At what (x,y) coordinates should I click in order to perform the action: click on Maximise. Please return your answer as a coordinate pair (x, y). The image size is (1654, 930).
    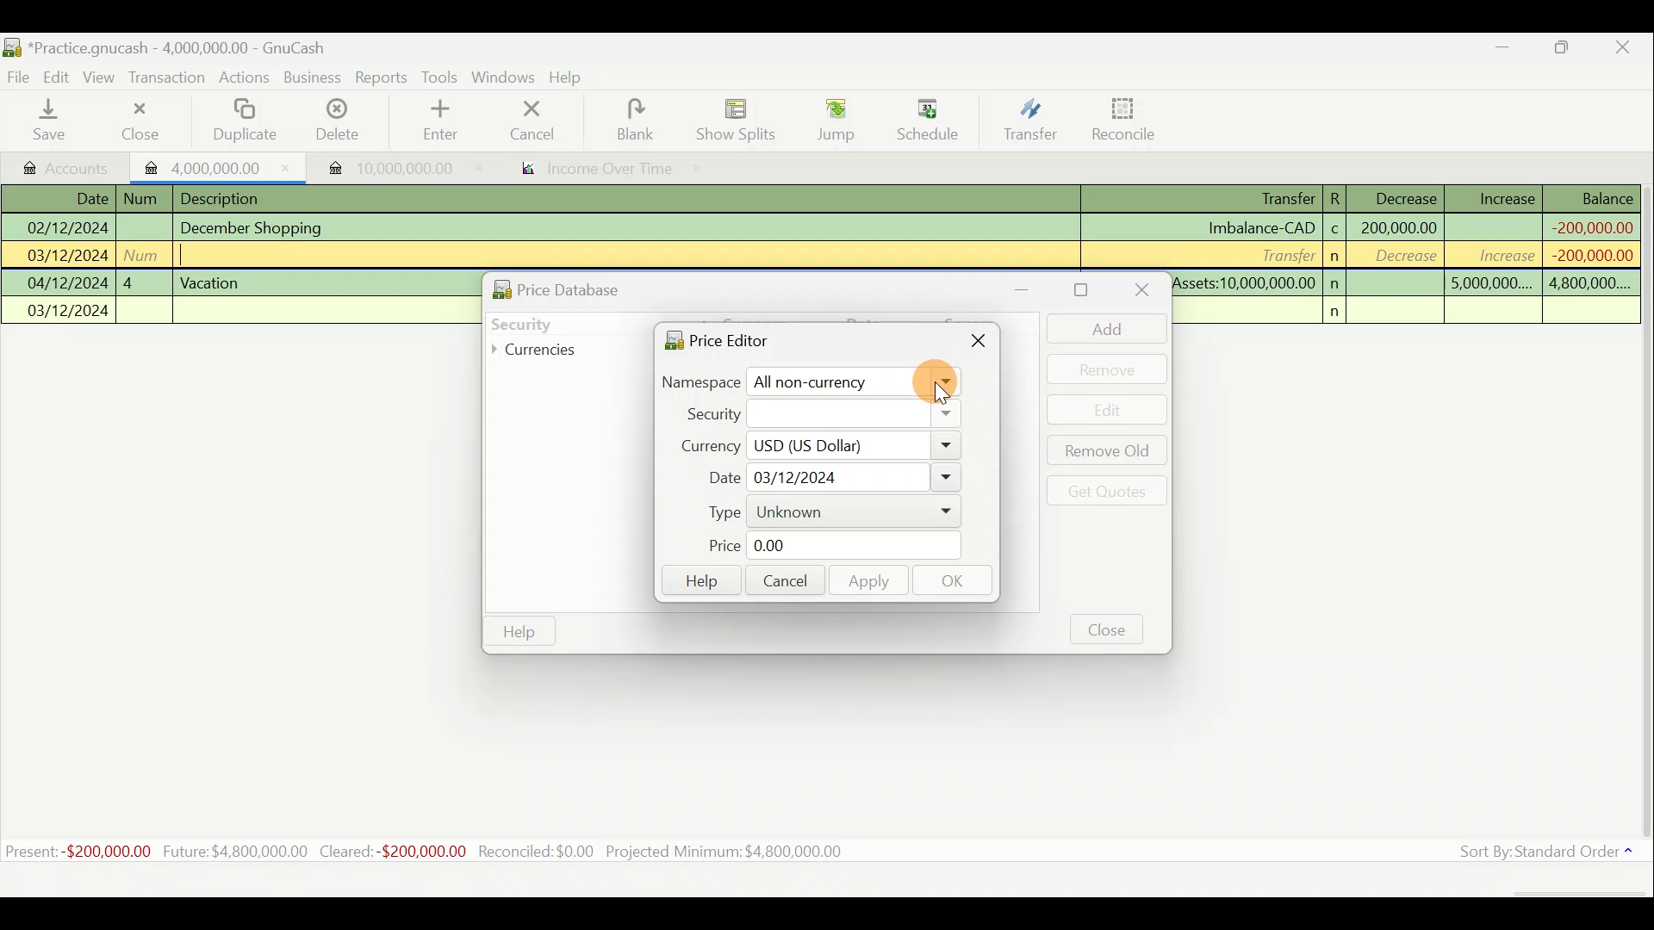
    Looking at the image, I should click on (1572, 50).